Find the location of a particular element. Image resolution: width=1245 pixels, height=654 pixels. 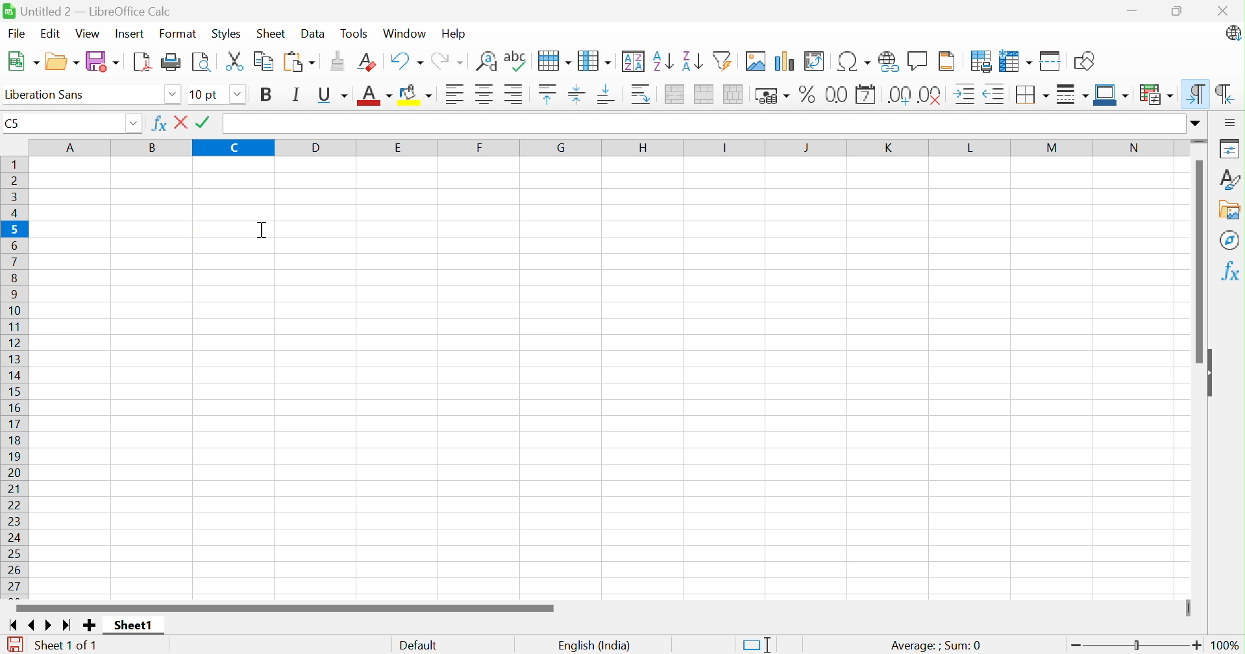

New is located at coordinates (24, 62).